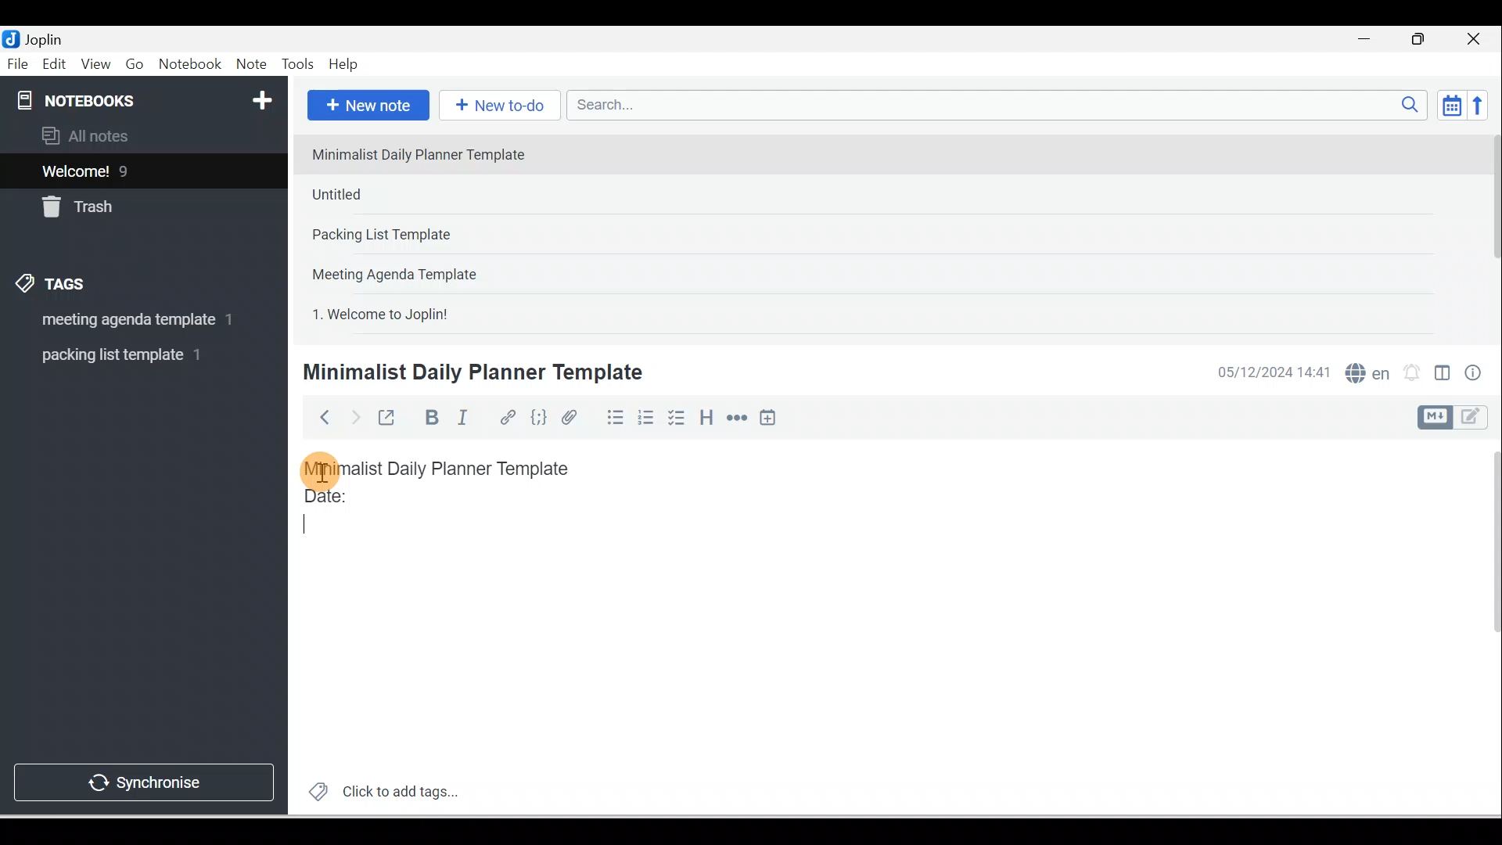 The image size is (1502, 845). What do you see at coordinates (1458, 418) in the screenshot?
I see `Toggle editor layout` at bounding box center [1458, 418].